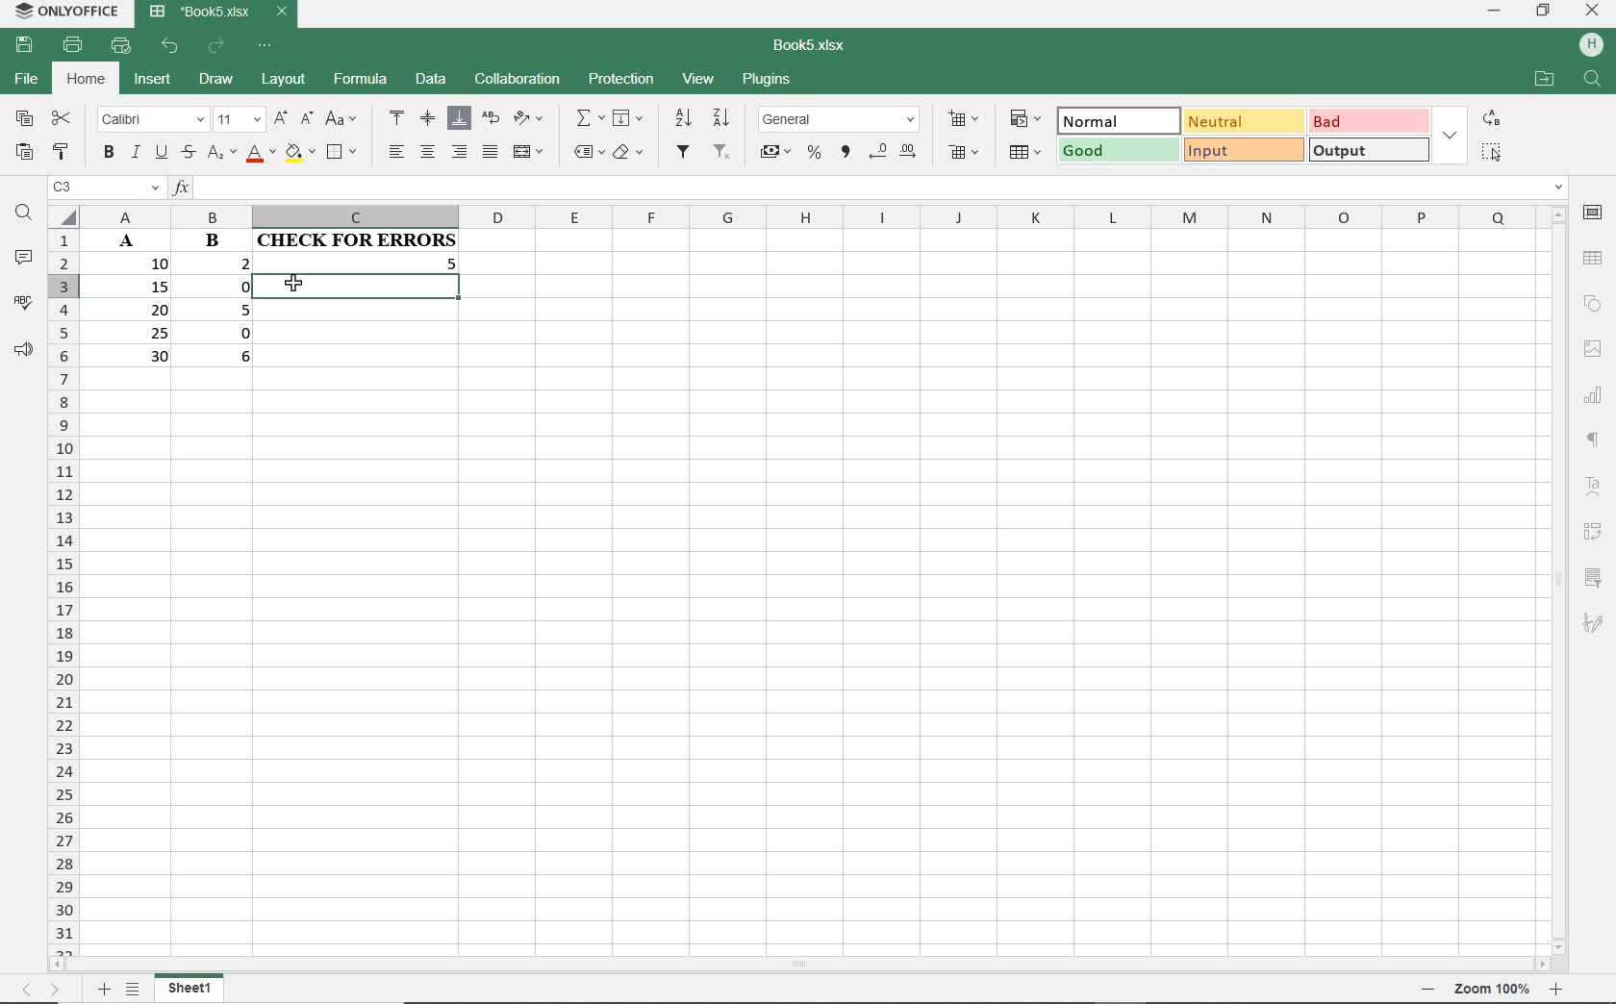 Image resolution: width=1616 pixels, height=1004 pixels. Describe the element at coordinates (137, 991) in the screenshot. I see `` at that location.